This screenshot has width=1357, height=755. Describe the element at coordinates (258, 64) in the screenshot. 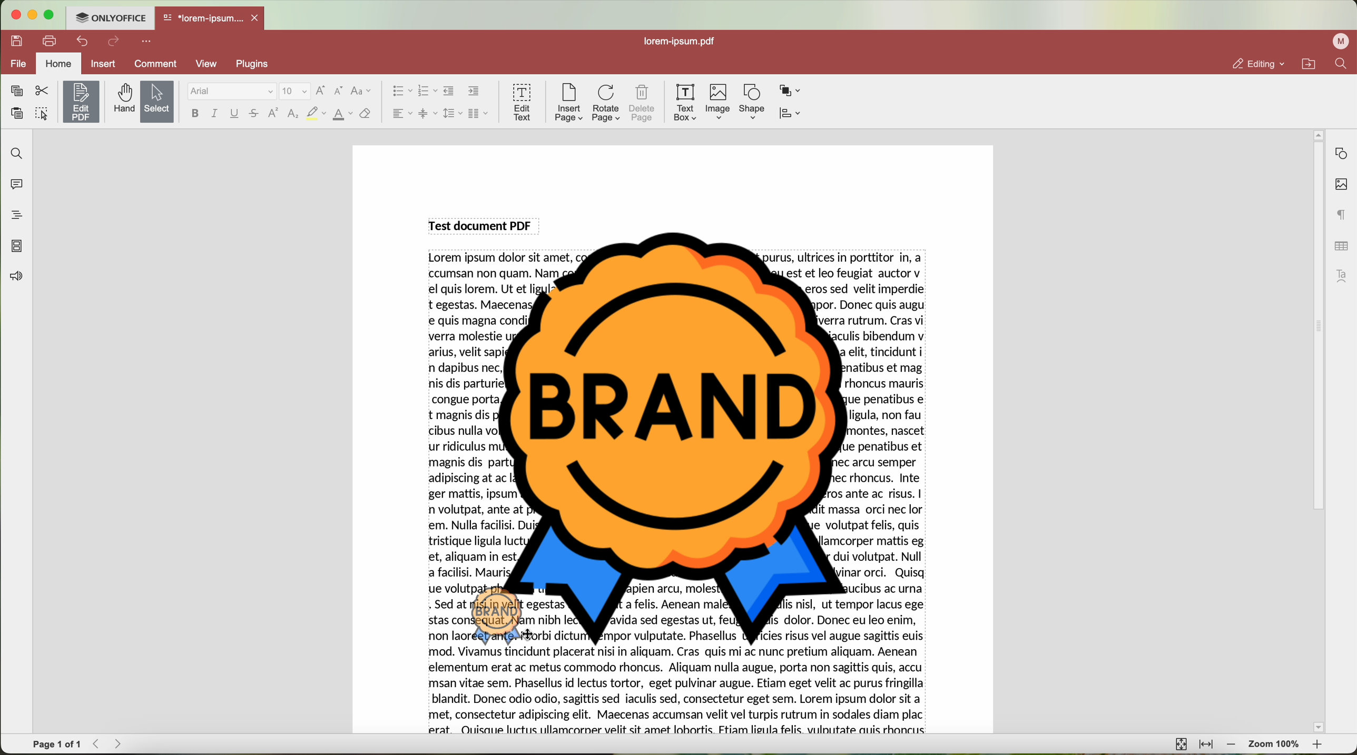

I see `plugins` at that location.